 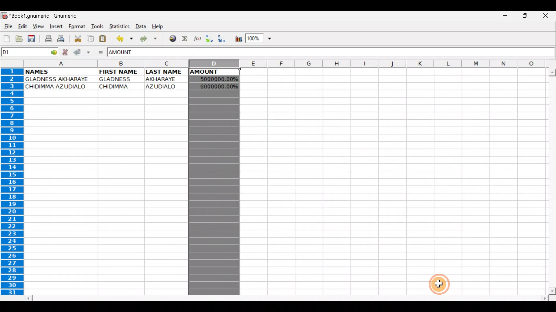 What do you see at coordinates (160, 27) in the screenshot?
I see `Help` at bounding box center [160, 27].